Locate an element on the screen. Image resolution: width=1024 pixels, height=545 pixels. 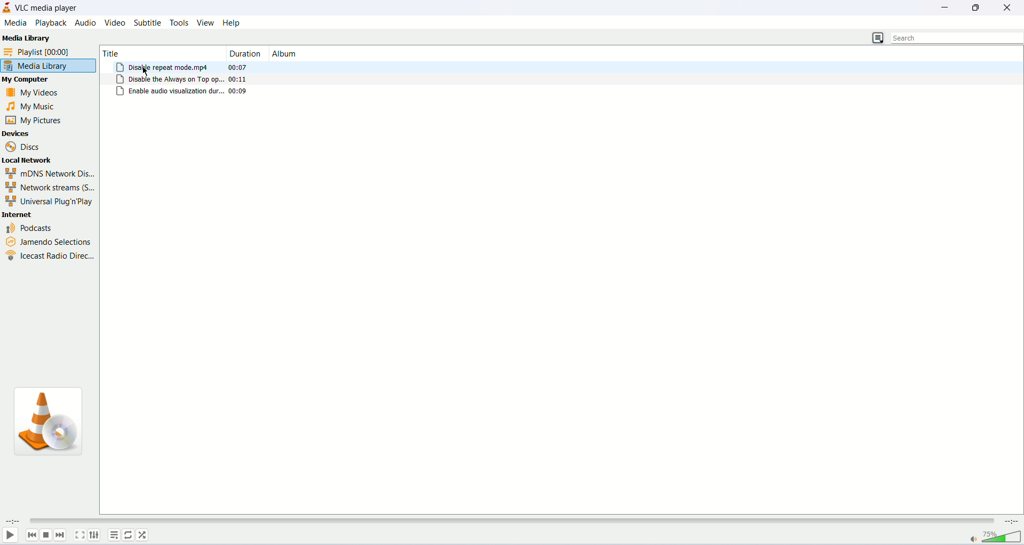
maximize is located at coordinates (979, 7).